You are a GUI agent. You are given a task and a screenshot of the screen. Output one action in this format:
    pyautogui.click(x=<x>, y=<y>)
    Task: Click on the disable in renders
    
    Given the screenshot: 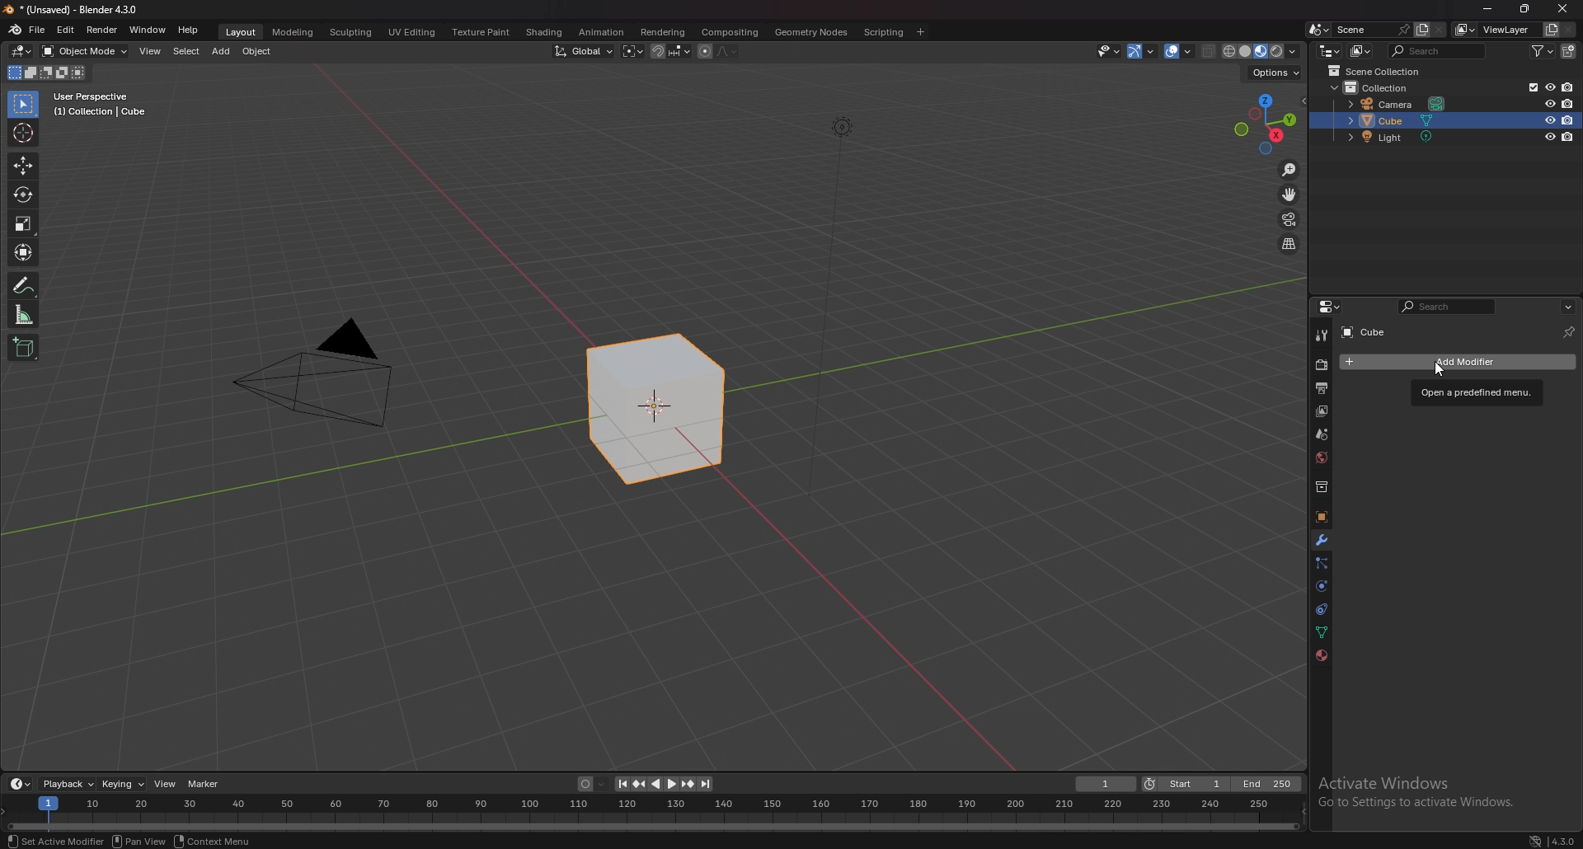 What is the action you would take?
    pyautogui.click(x=1568, y=87)
    